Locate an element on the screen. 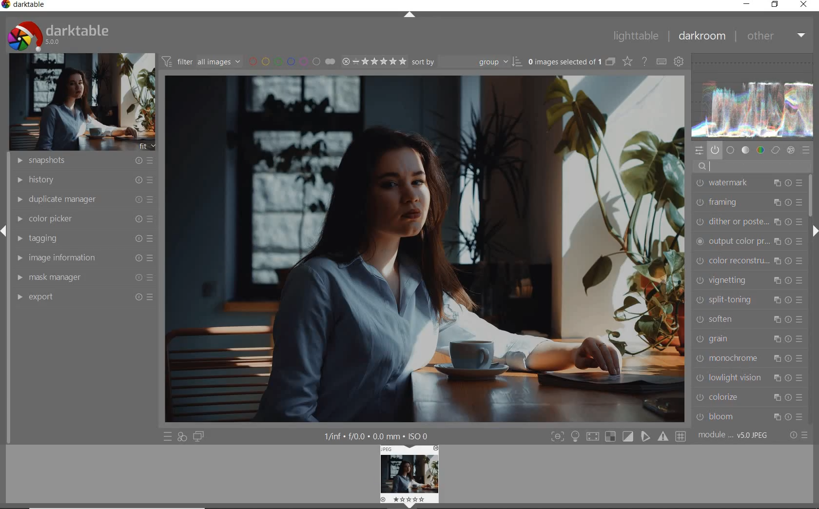  quick access for applying any of your styles is located at coordinates (183, 437).